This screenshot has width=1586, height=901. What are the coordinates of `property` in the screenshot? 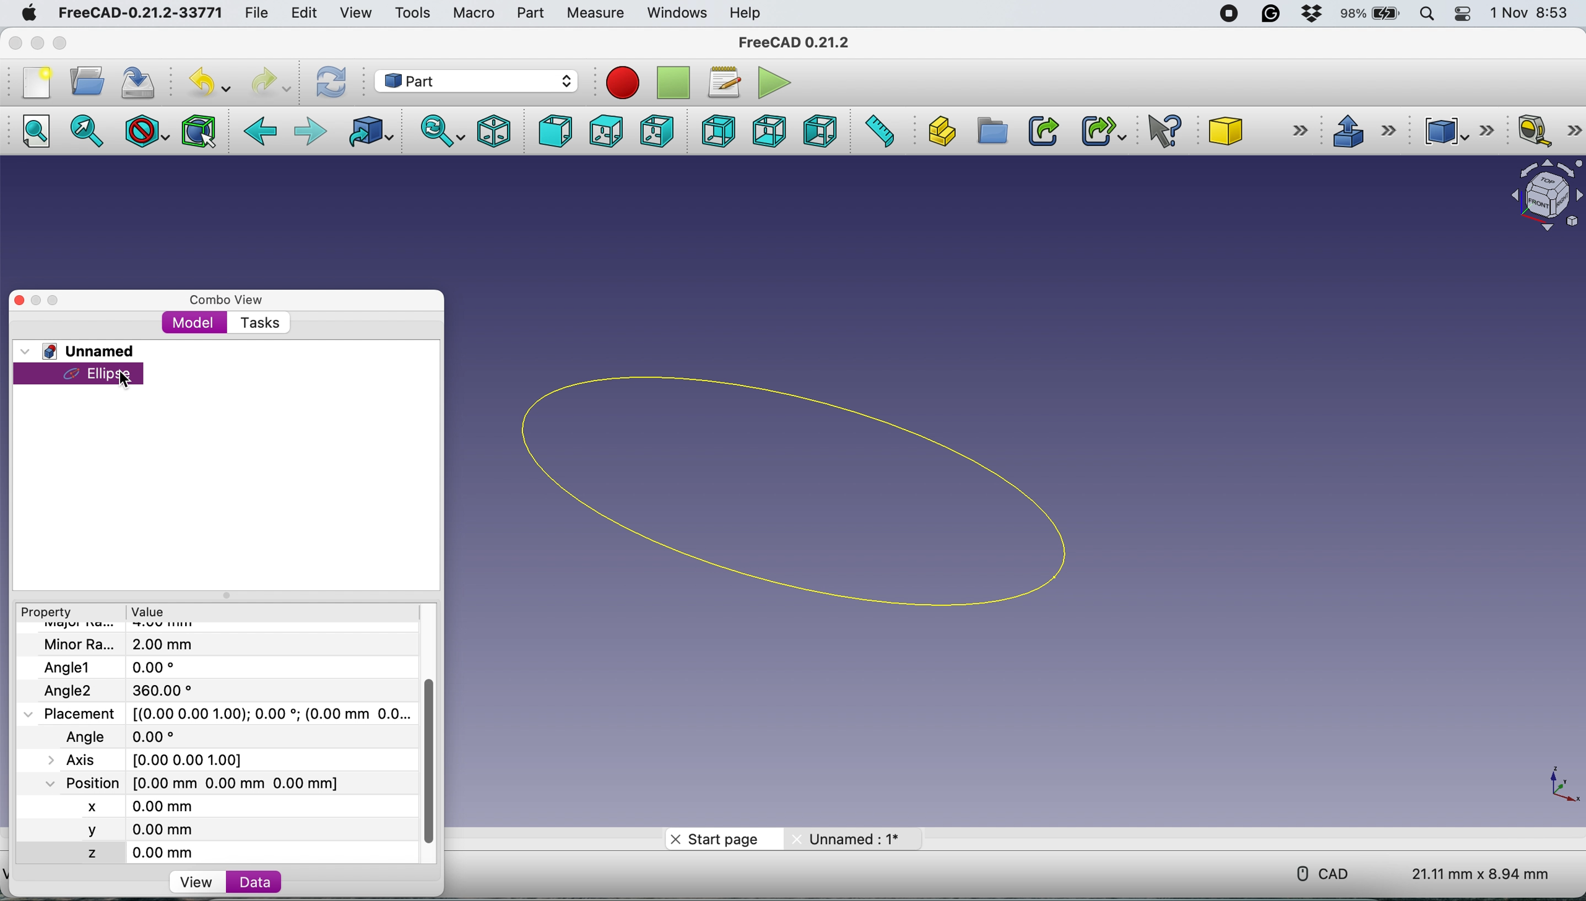 It's located at (49, 613).